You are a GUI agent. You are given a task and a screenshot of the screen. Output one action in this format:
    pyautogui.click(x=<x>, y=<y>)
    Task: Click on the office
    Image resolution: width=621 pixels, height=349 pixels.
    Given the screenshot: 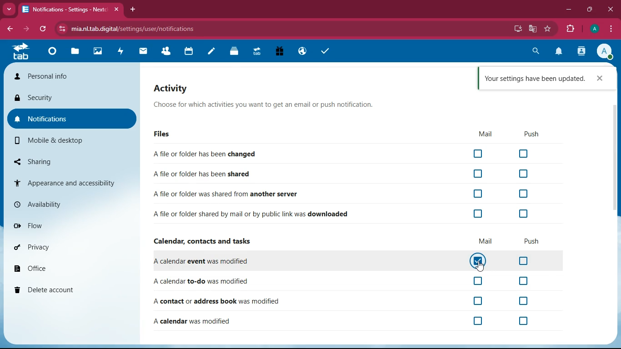 What is the action you would take?
    pyautogui.click(x=71, y=267)
    